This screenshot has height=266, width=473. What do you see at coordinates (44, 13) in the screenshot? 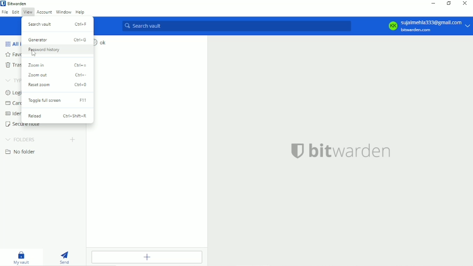
I see `Account` at bounding box center [44, 13].